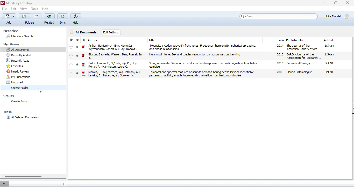 Image resolution: width=354 pixels, height=187 pixels. What do you see at coordinates (324, 3) in the screenshot?
I see `minimize` at bounding box center [324, 3].